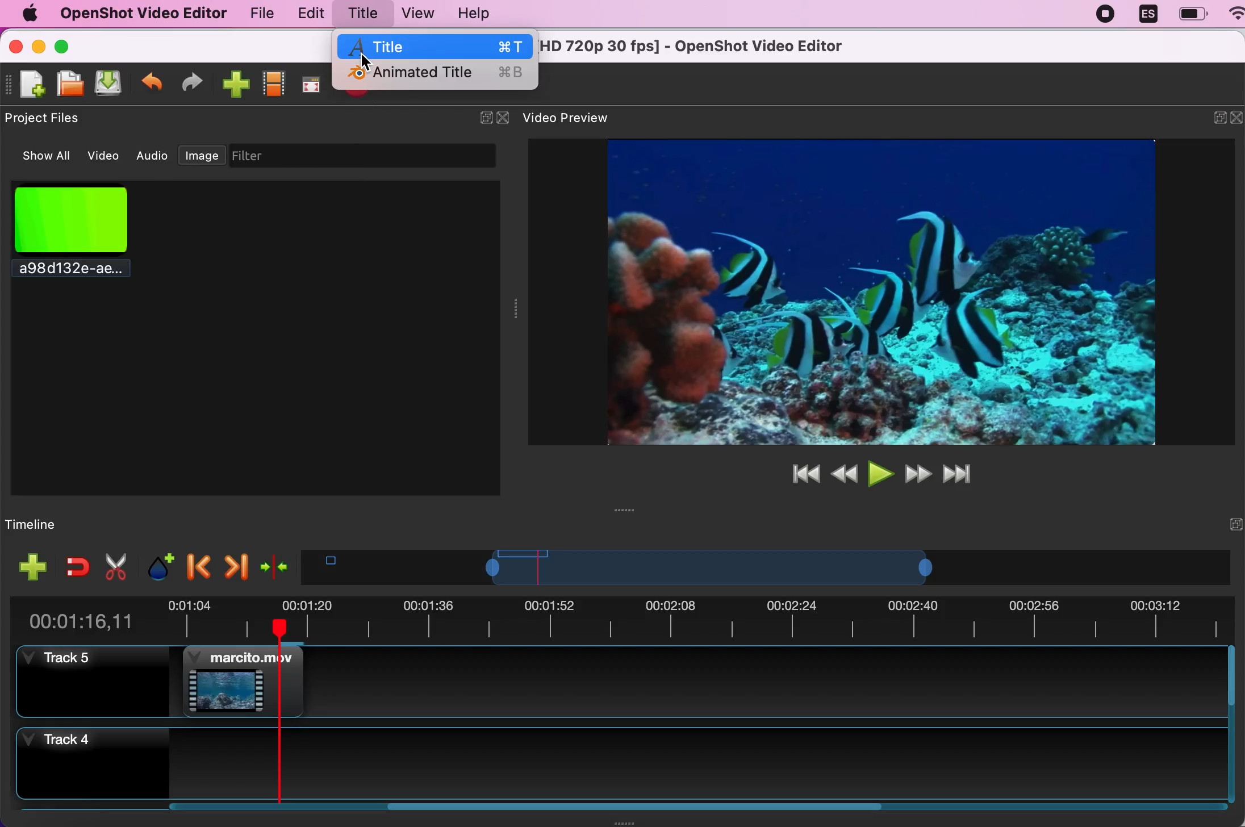 The height and width of the screenshot is (827, 1245). What do you see at coordinates (477, 113) in the screenshot?
I see `hide/expand` at bounding box center [477, 113].